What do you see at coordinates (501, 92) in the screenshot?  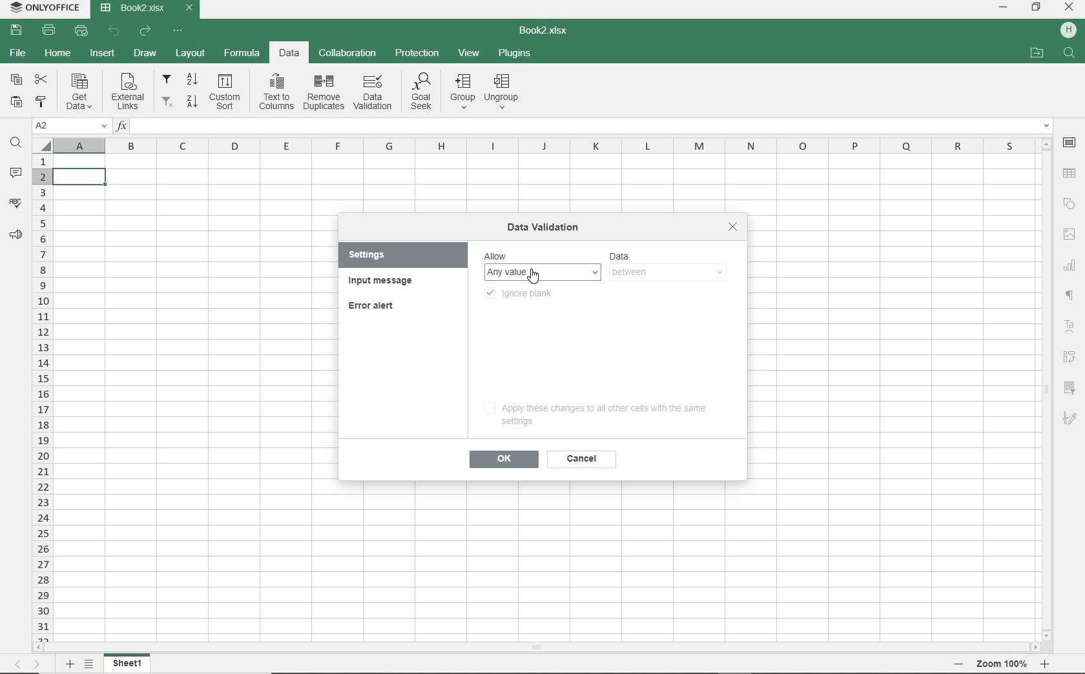 I see `ungroup` at bounding box center [501, 92].